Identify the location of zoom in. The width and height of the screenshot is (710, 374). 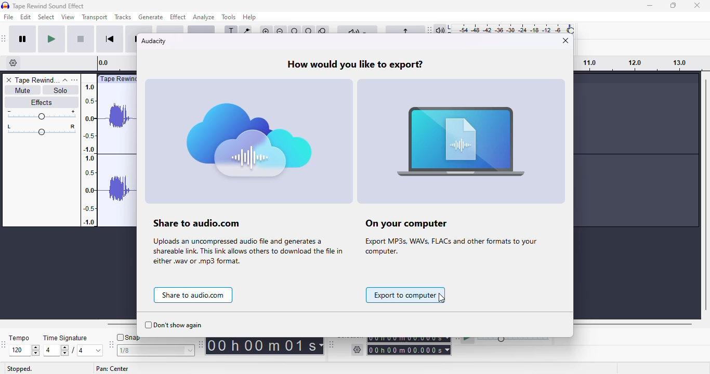
(266, 32).